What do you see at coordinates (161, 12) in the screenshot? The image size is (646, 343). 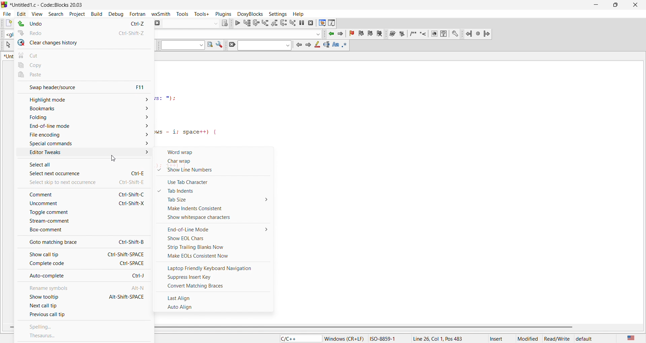 I see `wxsmith` at bounding box center [161, 12].